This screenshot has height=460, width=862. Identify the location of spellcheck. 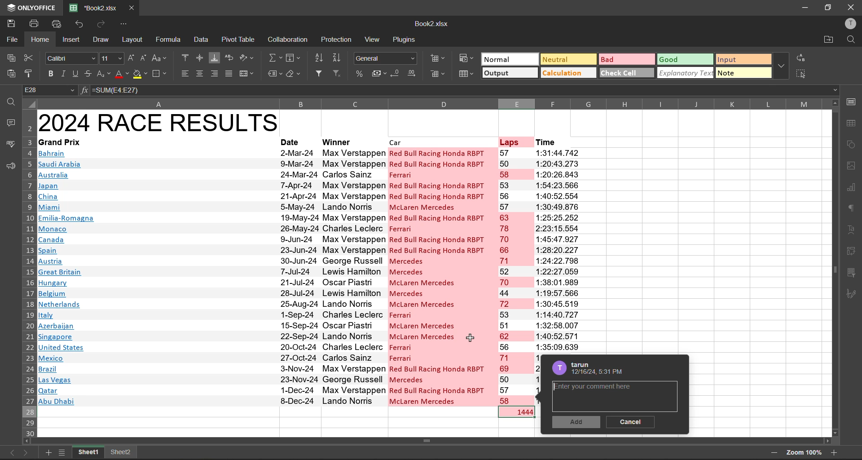
(9, 145).